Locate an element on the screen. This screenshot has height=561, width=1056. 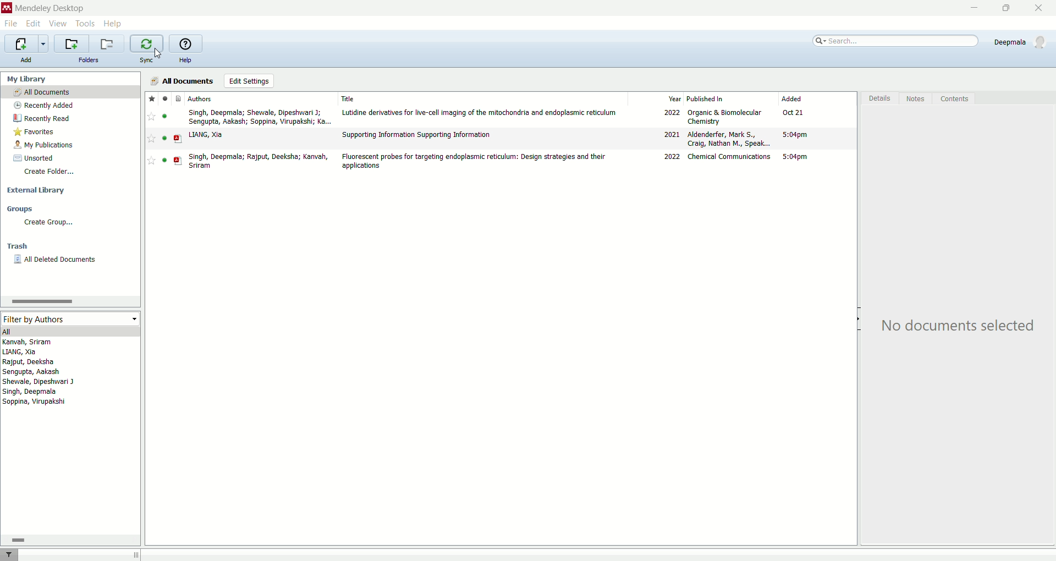
Aldenderfer, Mark S.,
Craig, Nathan M., Speak... is located at coordinates (730, 139).